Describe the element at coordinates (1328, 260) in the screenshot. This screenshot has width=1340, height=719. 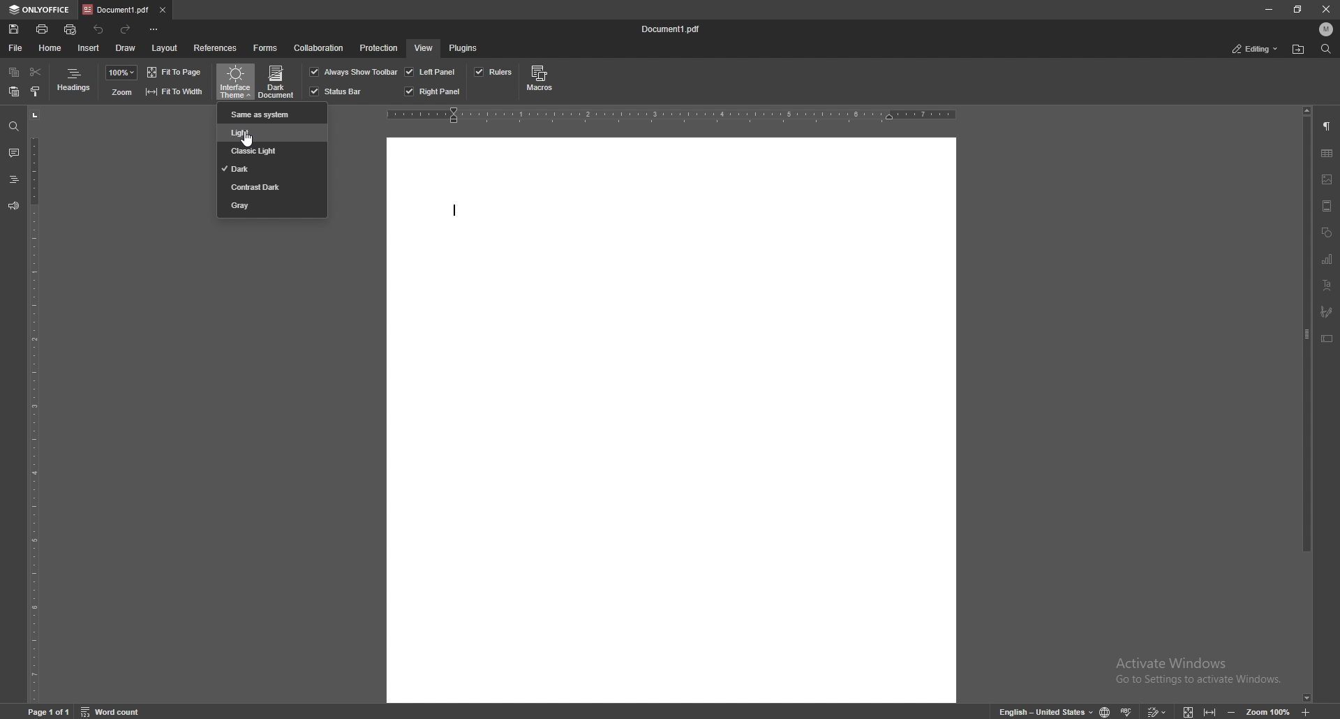
I see `chart` at that location.